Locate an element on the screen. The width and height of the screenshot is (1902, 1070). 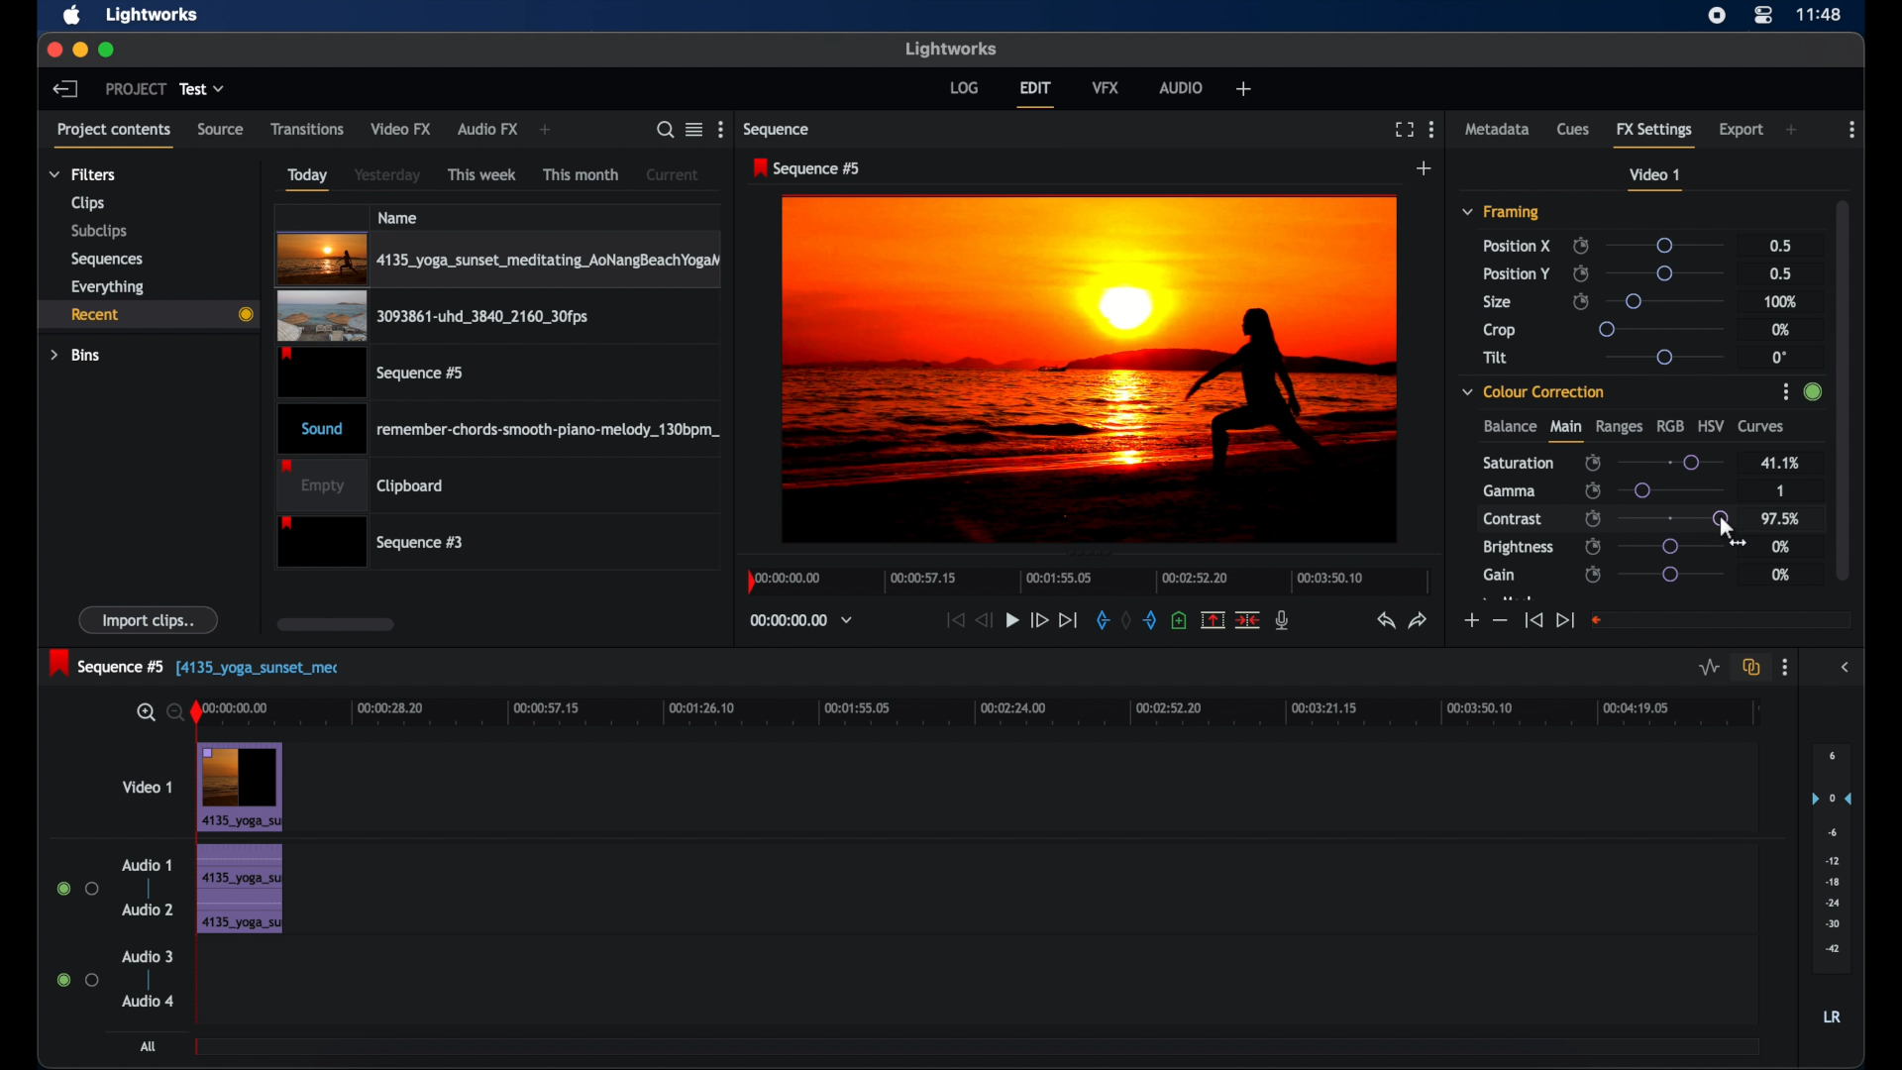
jump to end is located at coordinates (1069, 619).